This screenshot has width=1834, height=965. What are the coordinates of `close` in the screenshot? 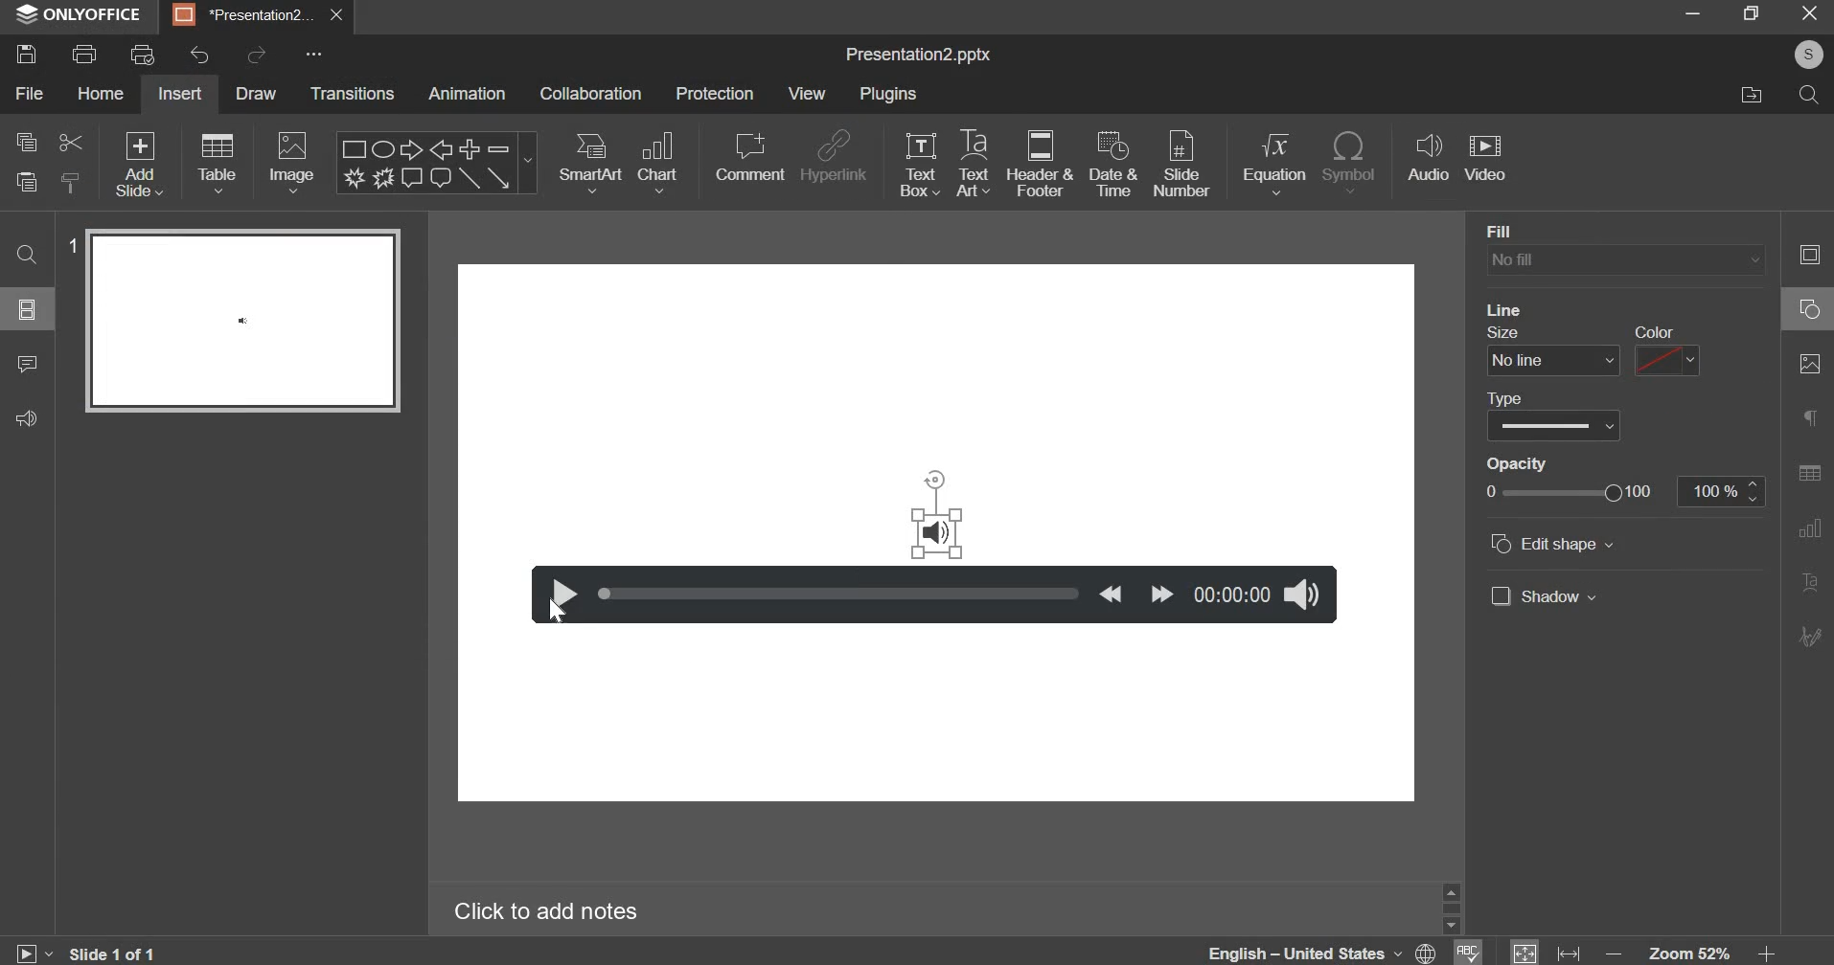 It's located at (336, 15).